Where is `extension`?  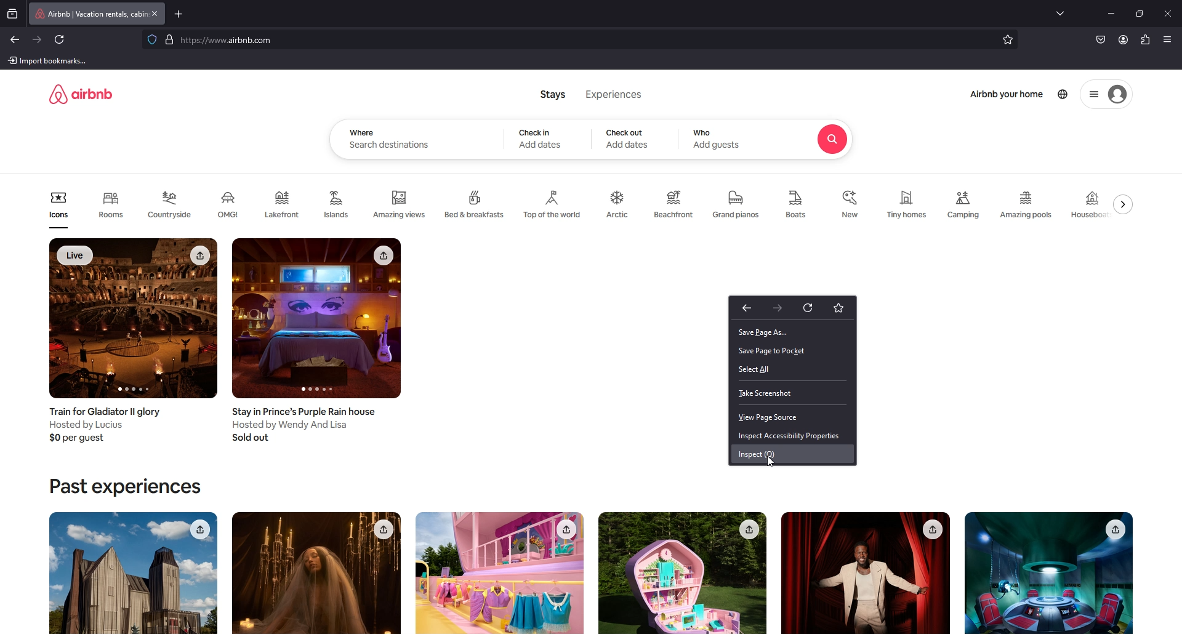
extension is located at coordinates (1145, 41).